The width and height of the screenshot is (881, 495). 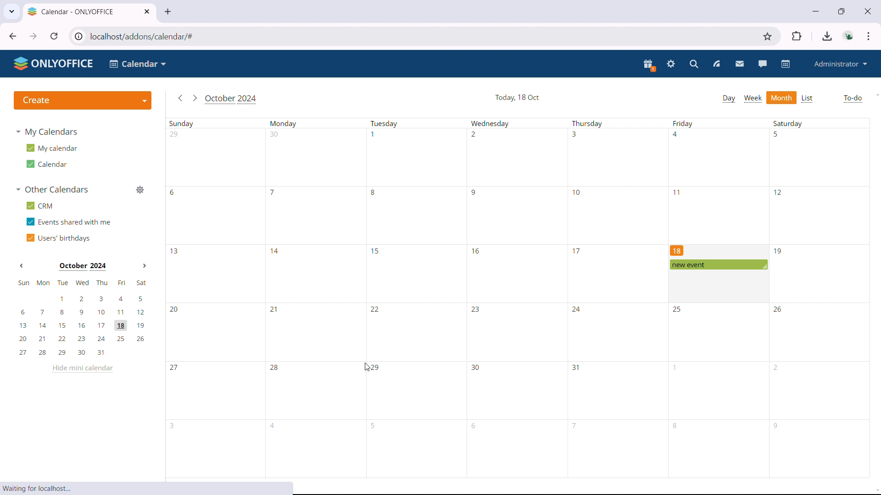 I want to click on week, so click(x=753, y=99).